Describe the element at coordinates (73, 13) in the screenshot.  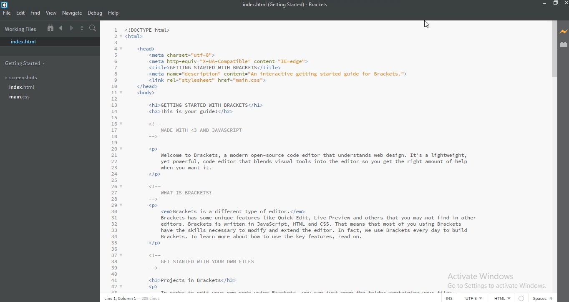
I see `navigate` at that location.